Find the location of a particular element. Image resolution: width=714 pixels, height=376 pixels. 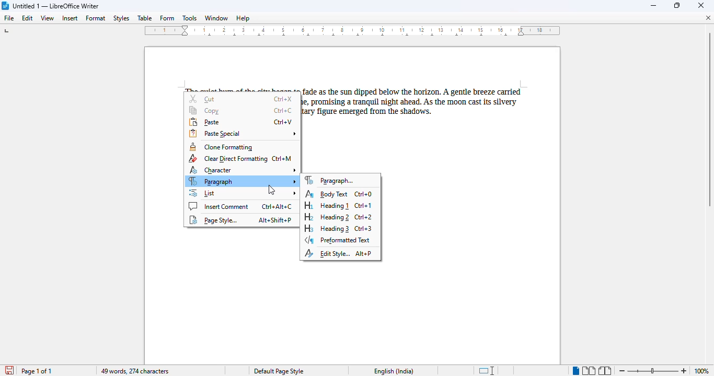

paragraph is located at coordinates (329, 180).